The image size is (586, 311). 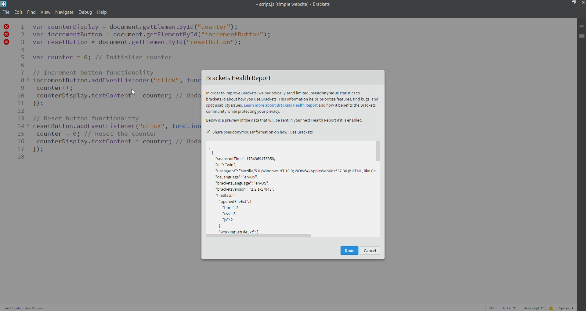 I want to click on show errors, so click(x=551, y=307).